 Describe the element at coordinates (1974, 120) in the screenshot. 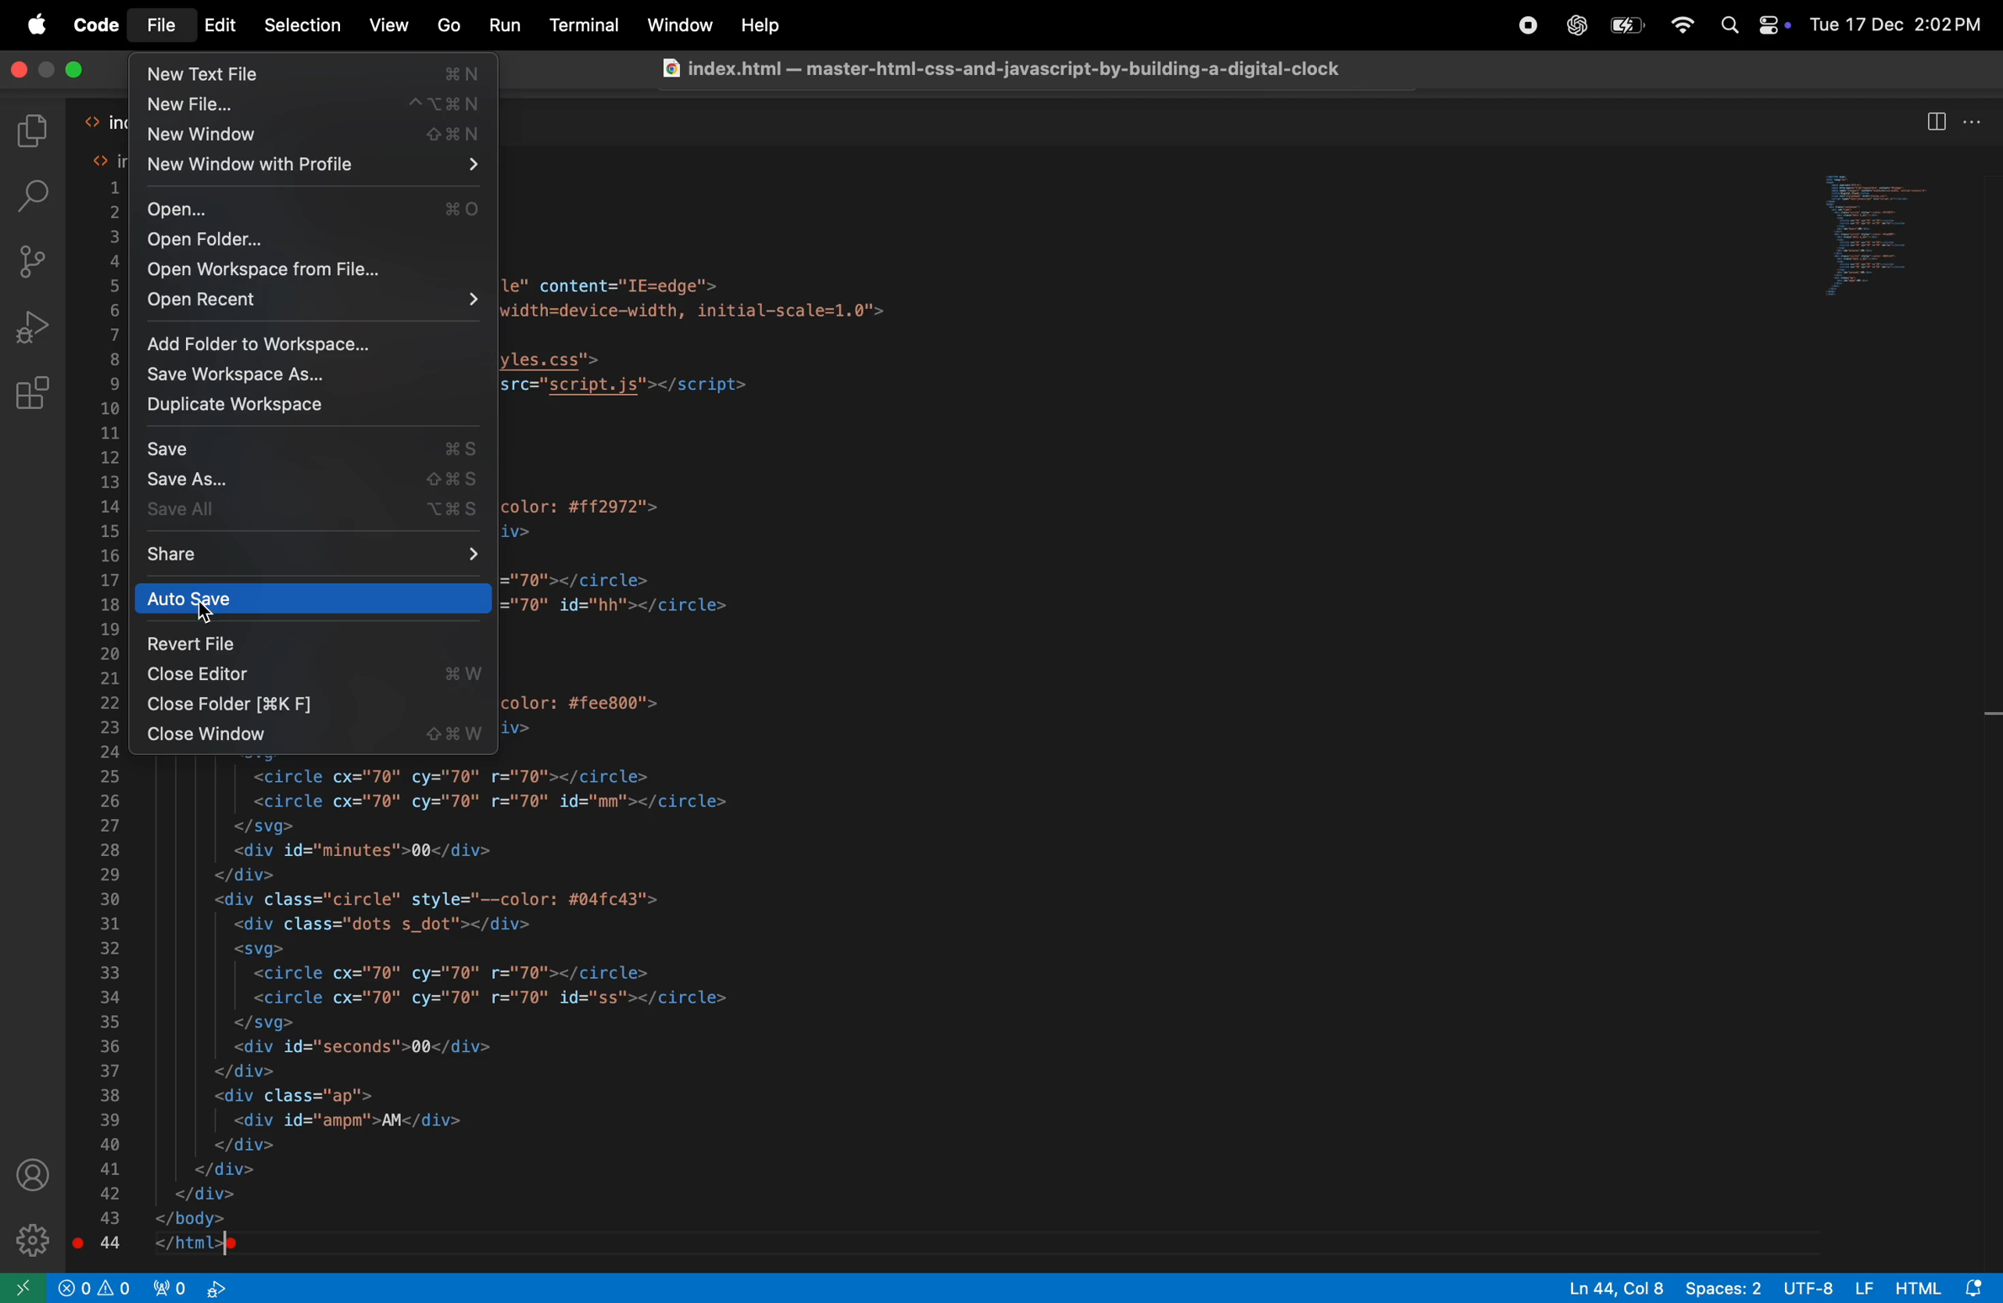

I see `options` at that location.